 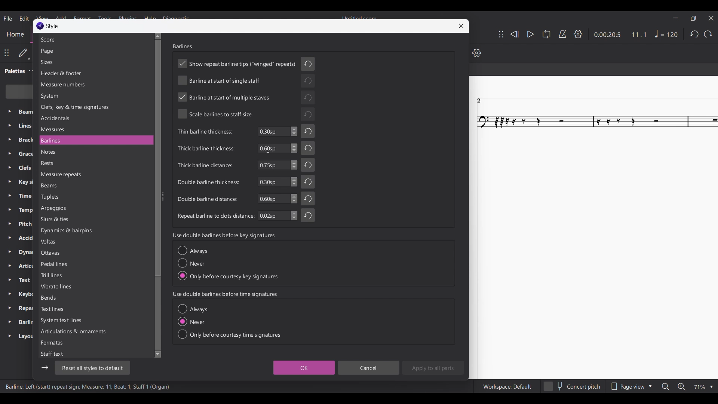 What do you see at coordinates (228, 263) in the screenshot?
I see `Toggle options under current section` at bounding box center [228, 263].